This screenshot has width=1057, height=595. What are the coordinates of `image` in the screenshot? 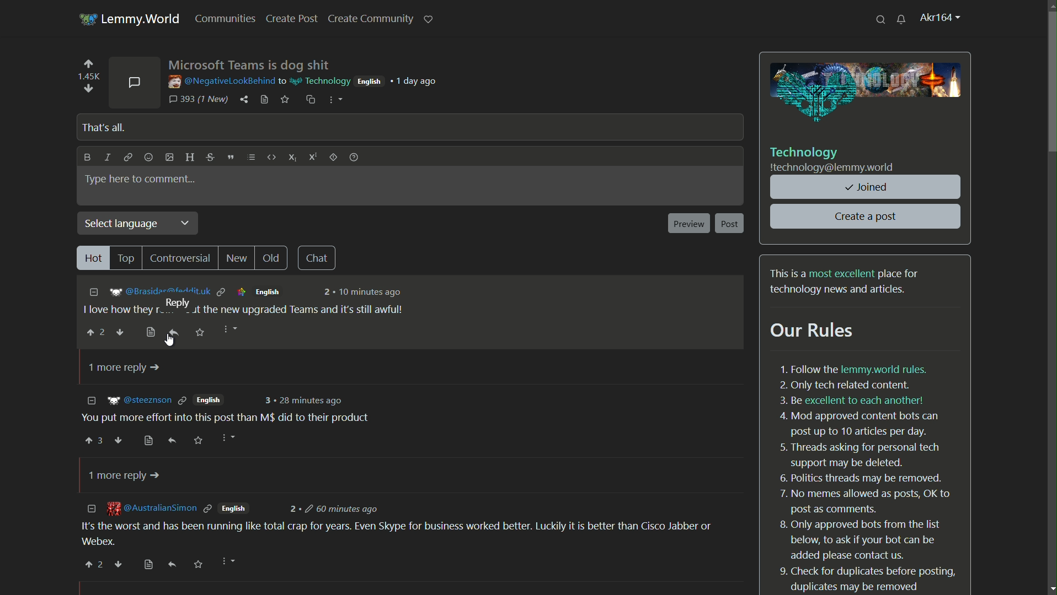 It's located at (867, 93).